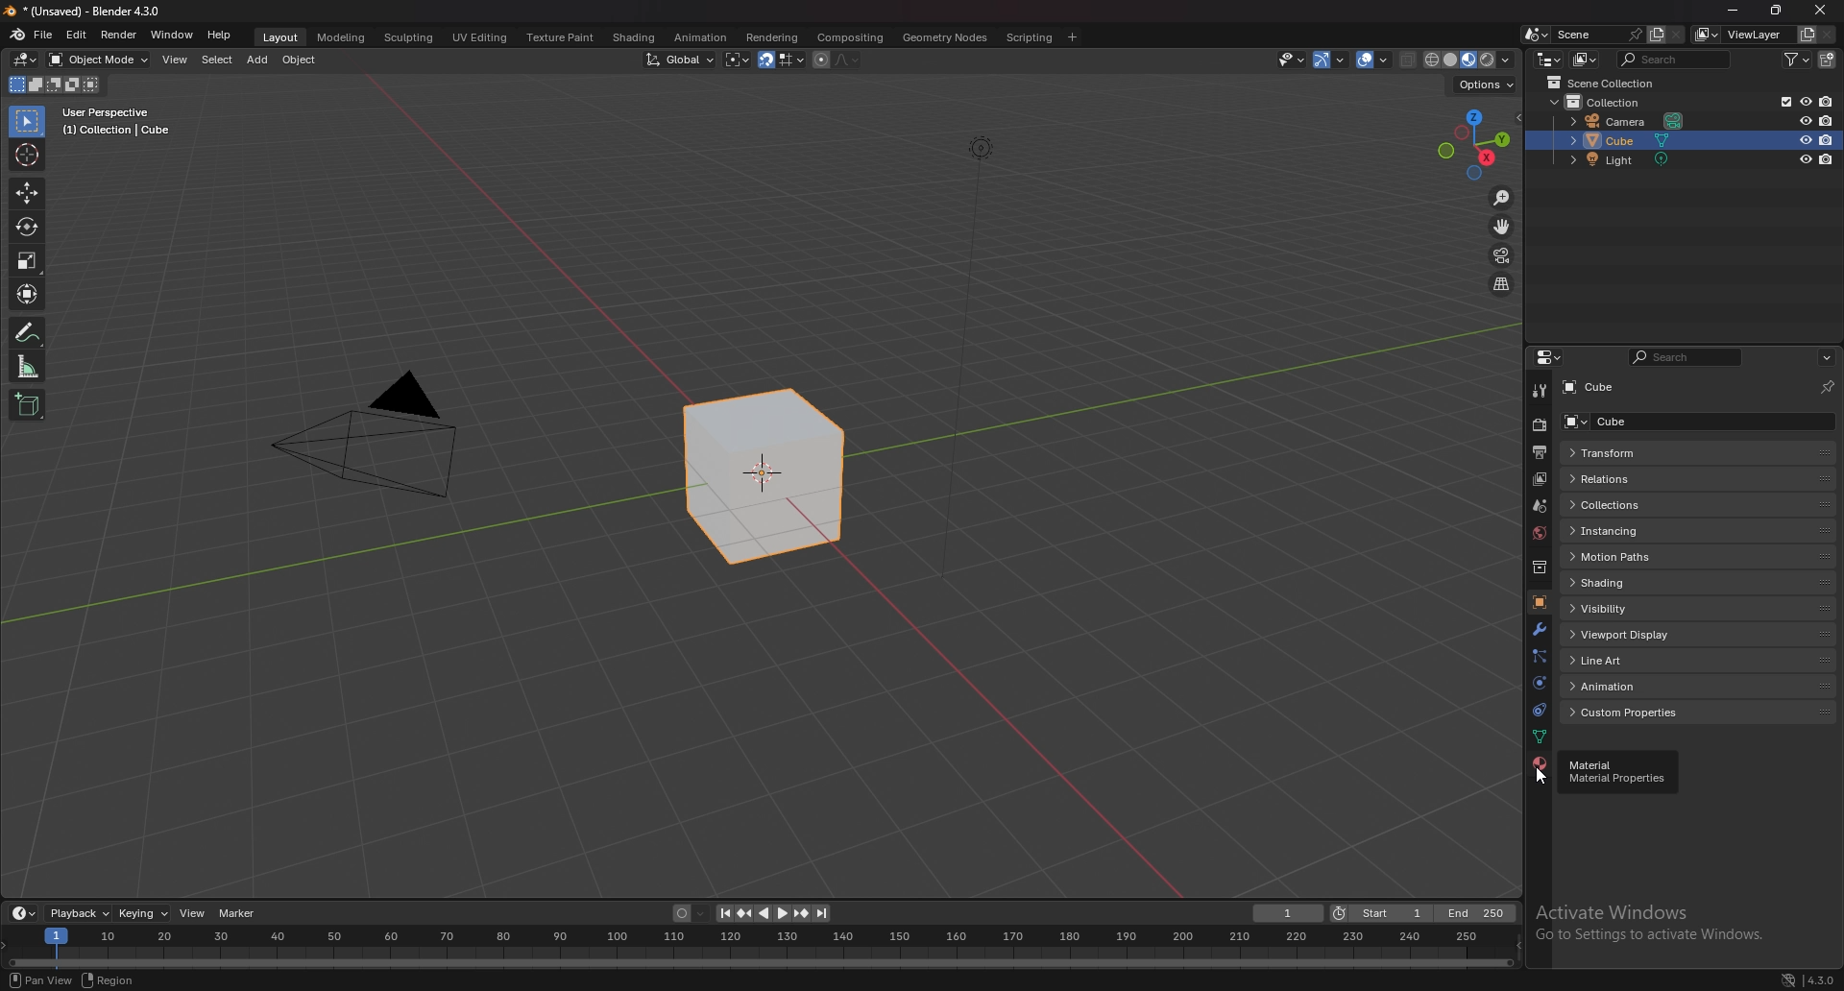 Image resolution: width=1844 pixels, height=991 pixels. Describe the element at coordinates (558, 37) in the screenshot. I see `texture paint` at that location.